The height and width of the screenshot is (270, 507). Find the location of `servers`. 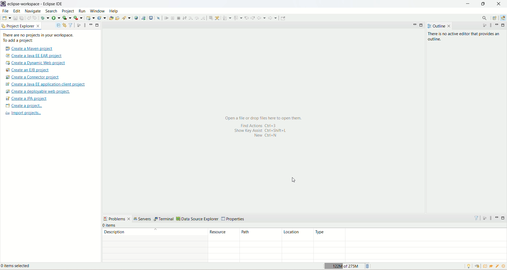

servers is located at coordinates (143, 219).